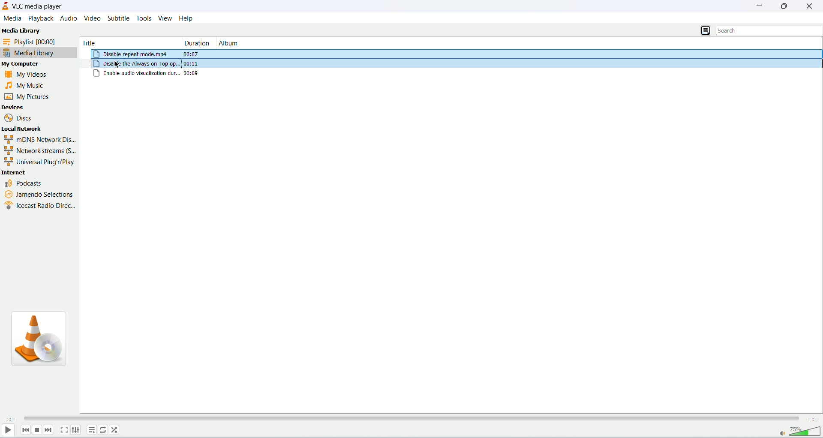 Image resolution: width=823 pixels, height=438 pixels. Describe the element at coordinates (137, 73) in the screenshot. I see `enable audio visualization dur..` at that location.